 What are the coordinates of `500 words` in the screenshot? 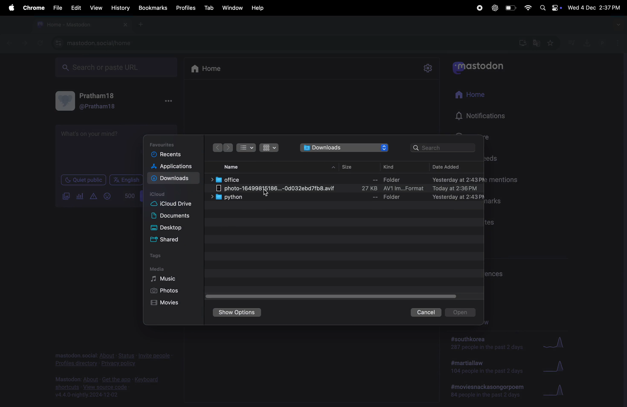 It's located at (129, 196).